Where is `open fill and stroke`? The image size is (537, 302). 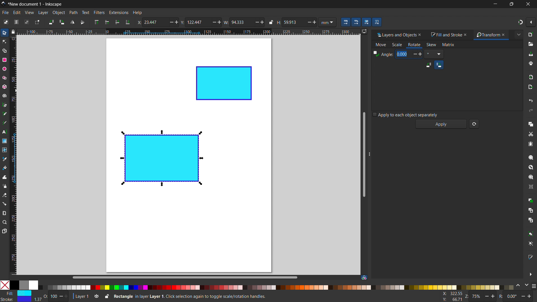 open fill and stroke is located at coordinates (531, 257).